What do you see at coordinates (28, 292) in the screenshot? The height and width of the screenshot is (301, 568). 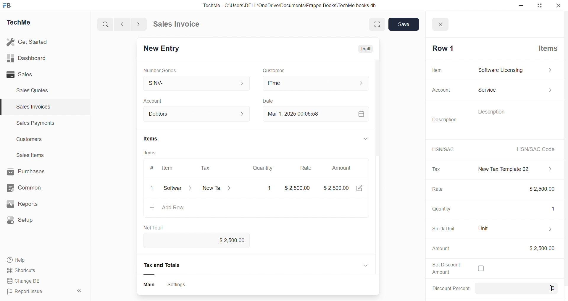 I see ` Report Issue` at bounding box center [28, 292].